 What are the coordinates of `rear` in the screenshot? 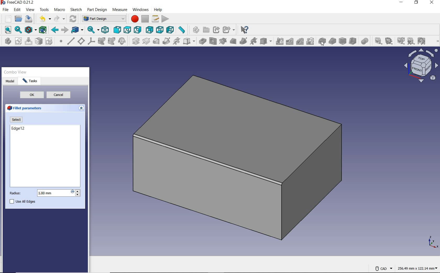 It's located at (150, 30).